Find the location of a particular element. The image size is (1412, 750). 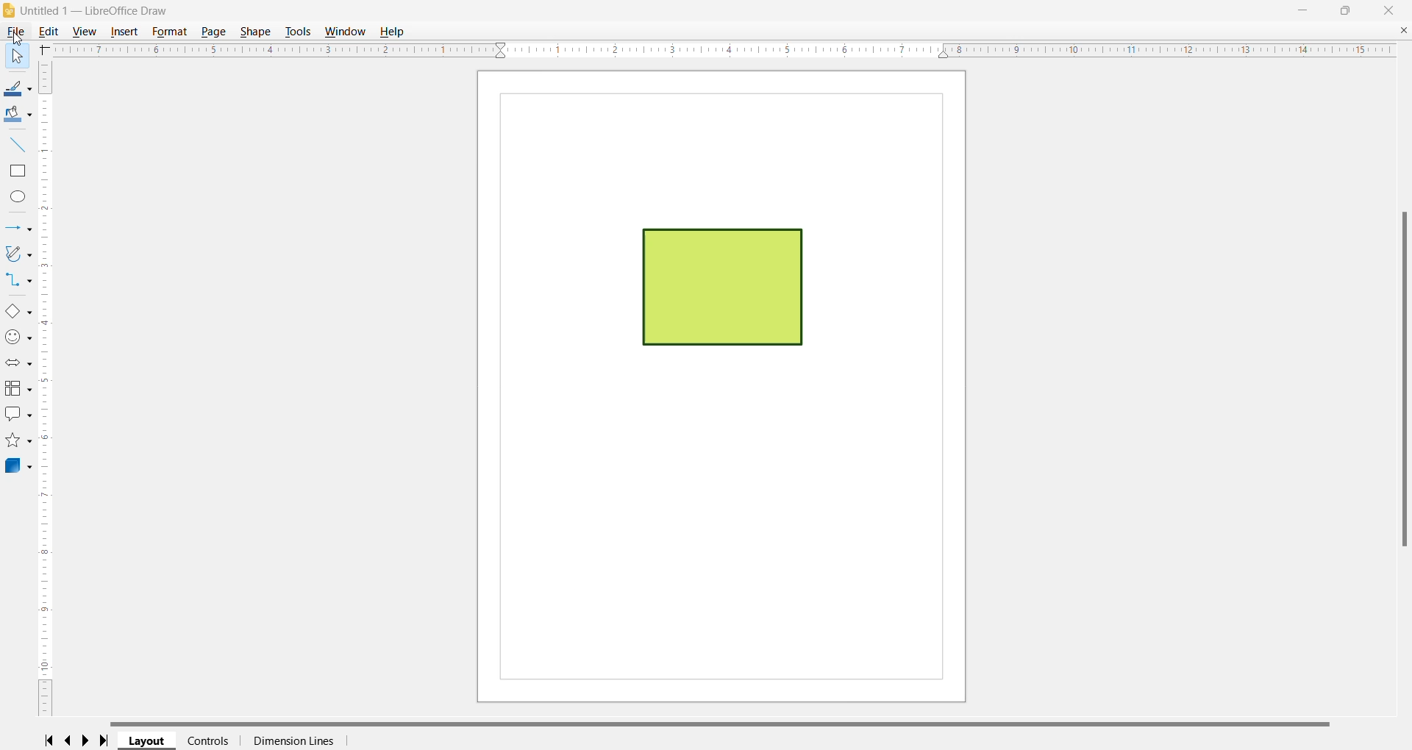

Window is located at coordinates (346, 32).